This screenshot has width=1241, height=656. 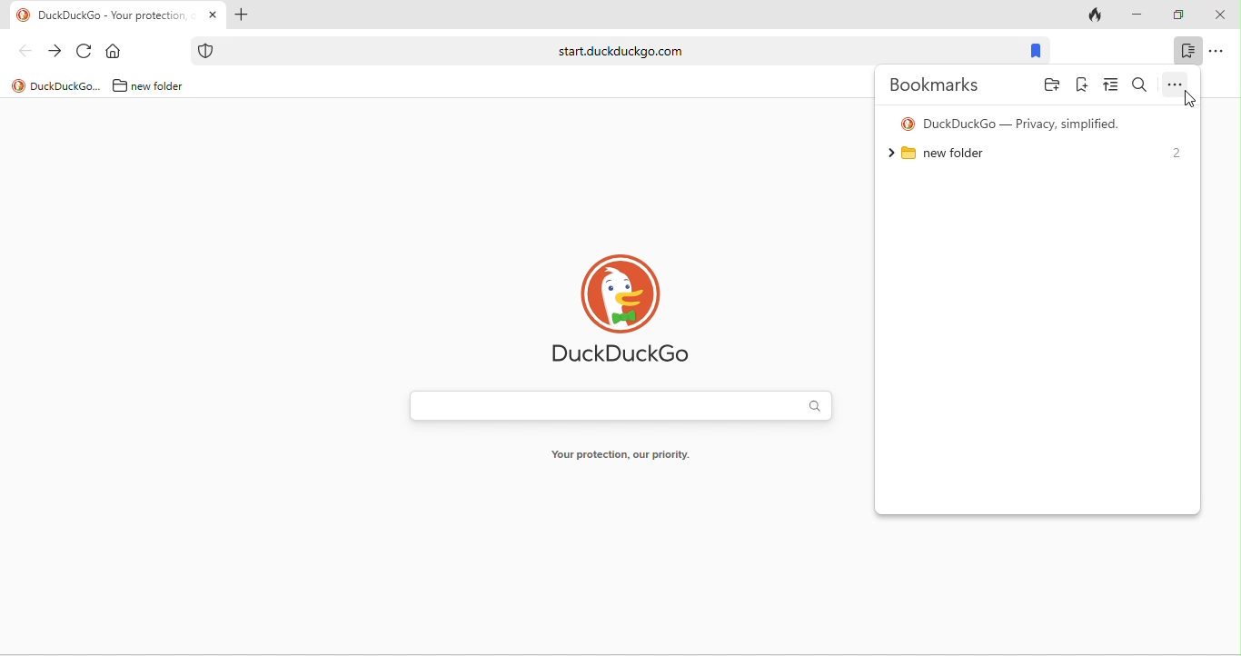 What do you see at coordinates (1139, 84) in the screenshot?
I see `search` at bounding box center [1139, 84].